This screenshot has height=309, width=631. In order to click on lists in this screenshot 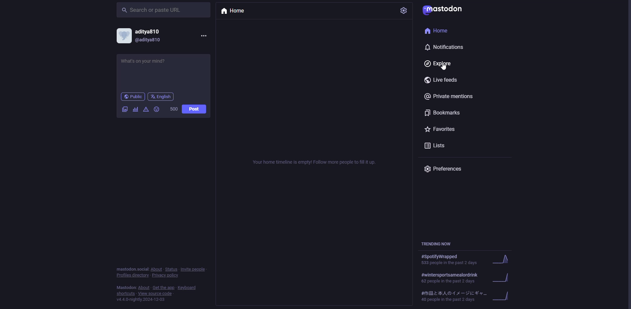, I will do `click(437, 145)`.